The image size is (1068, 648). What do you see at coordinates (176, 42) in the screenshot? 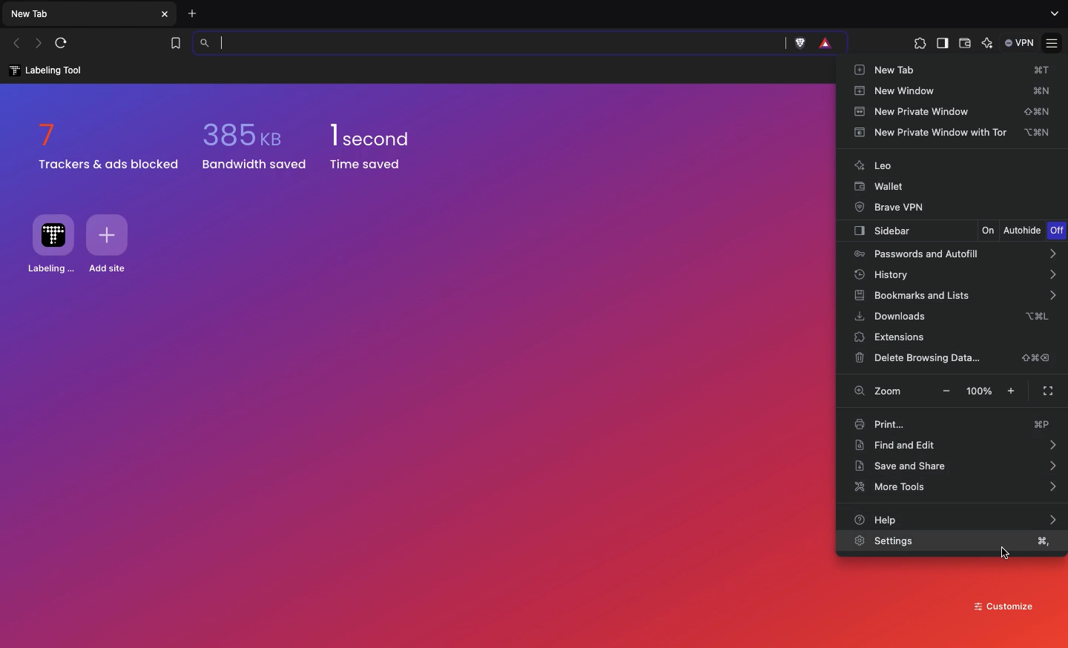
I see `bookmark this tab` at bounding box center [176, 42].